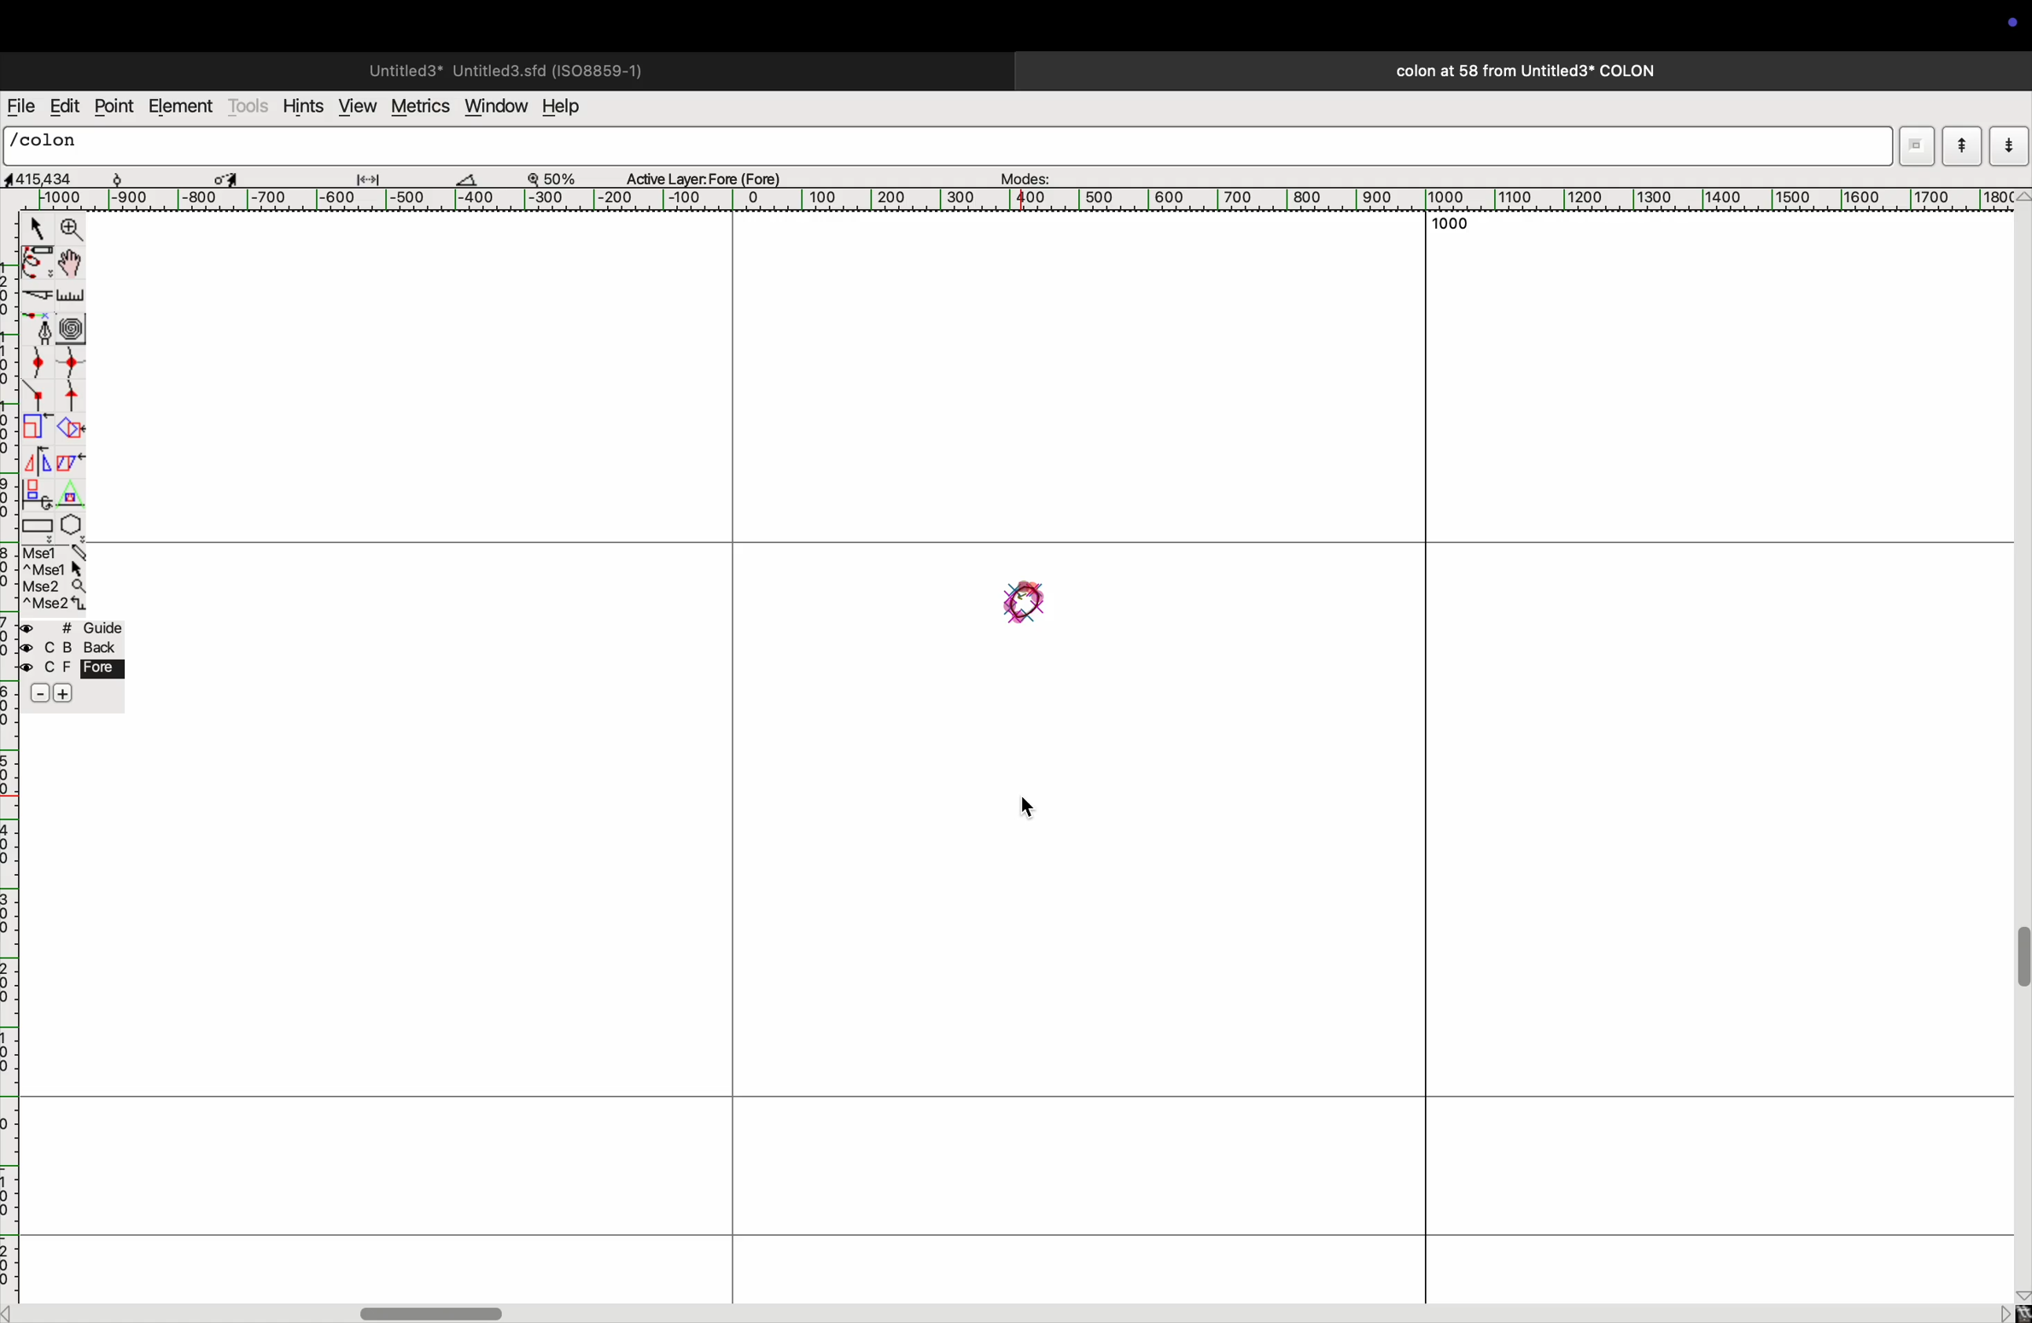  What do you see at coordinates (77, 665) in the screenshot?
I see `guide` at bounding box center [77, 665].